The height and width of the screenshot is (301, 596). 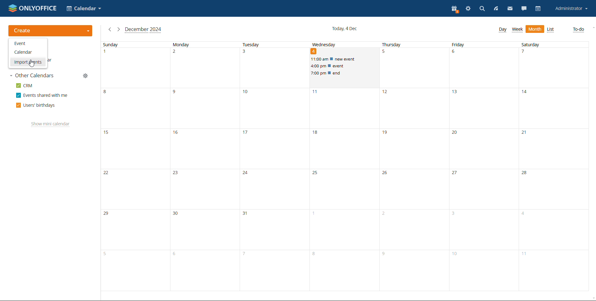 What do you see at coordinates (485, 166) in the screenshot?
I see `friday` at bounding box center [485, 166].